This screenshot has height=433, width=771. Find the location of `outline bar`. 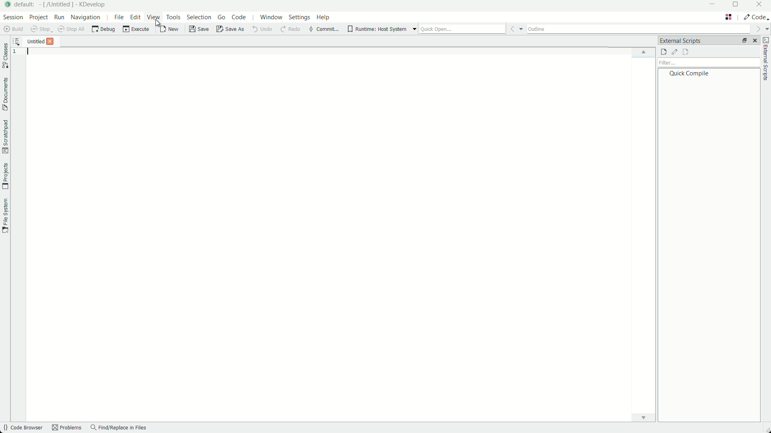

outline bar is located at coordinates (648, 29).